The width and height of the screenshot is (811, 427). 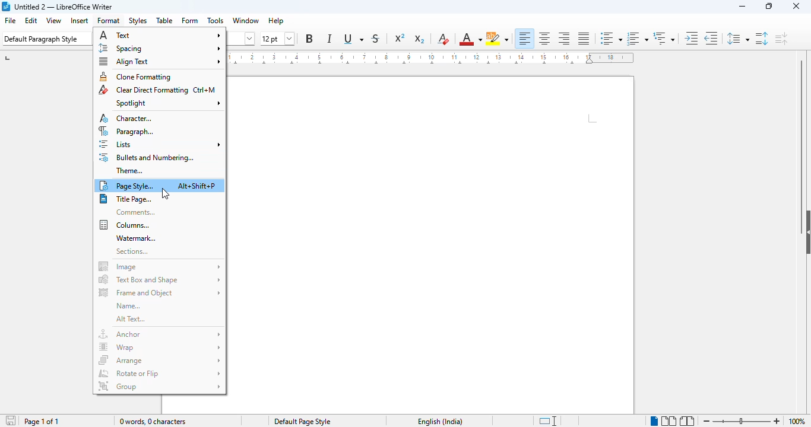 I want to click on maximize, so click(x=769, y=6).